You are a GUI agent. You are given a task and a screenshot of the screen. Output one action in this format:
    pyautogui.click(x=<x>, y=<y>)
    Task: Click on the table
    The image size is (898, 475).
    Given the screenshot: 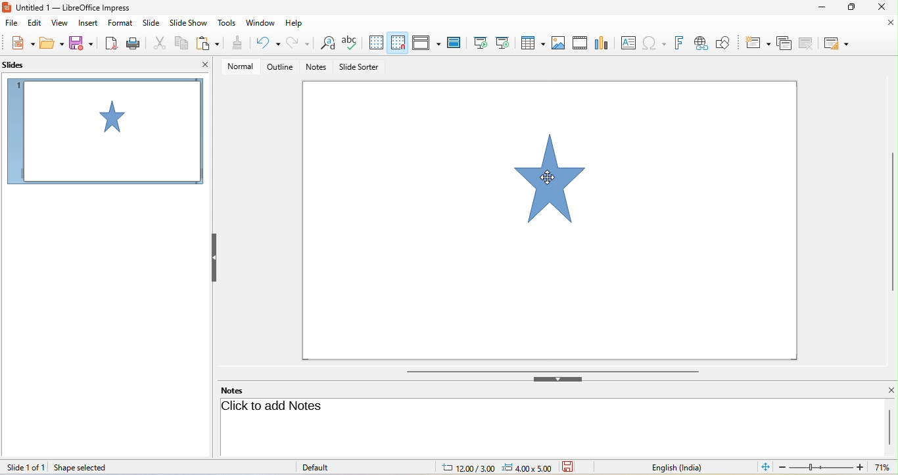 What is the action you would take?
    pyautogui.click(x=531, y=42)
    